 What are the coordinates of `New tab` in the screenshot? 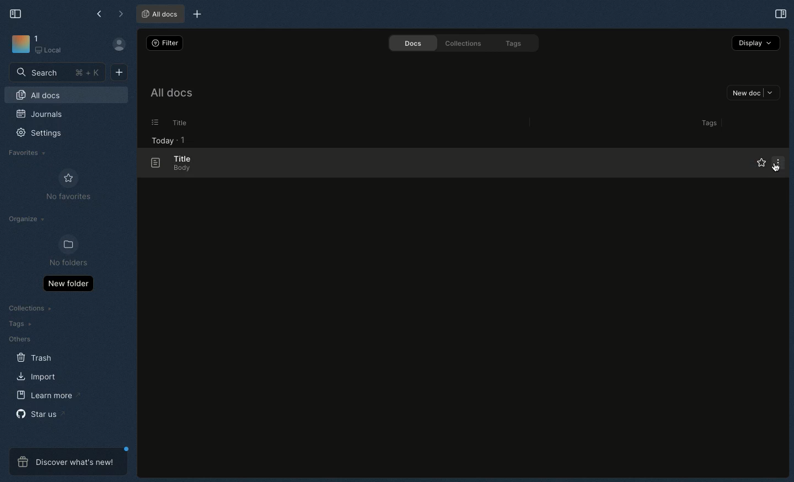 It's located at (195, 15).